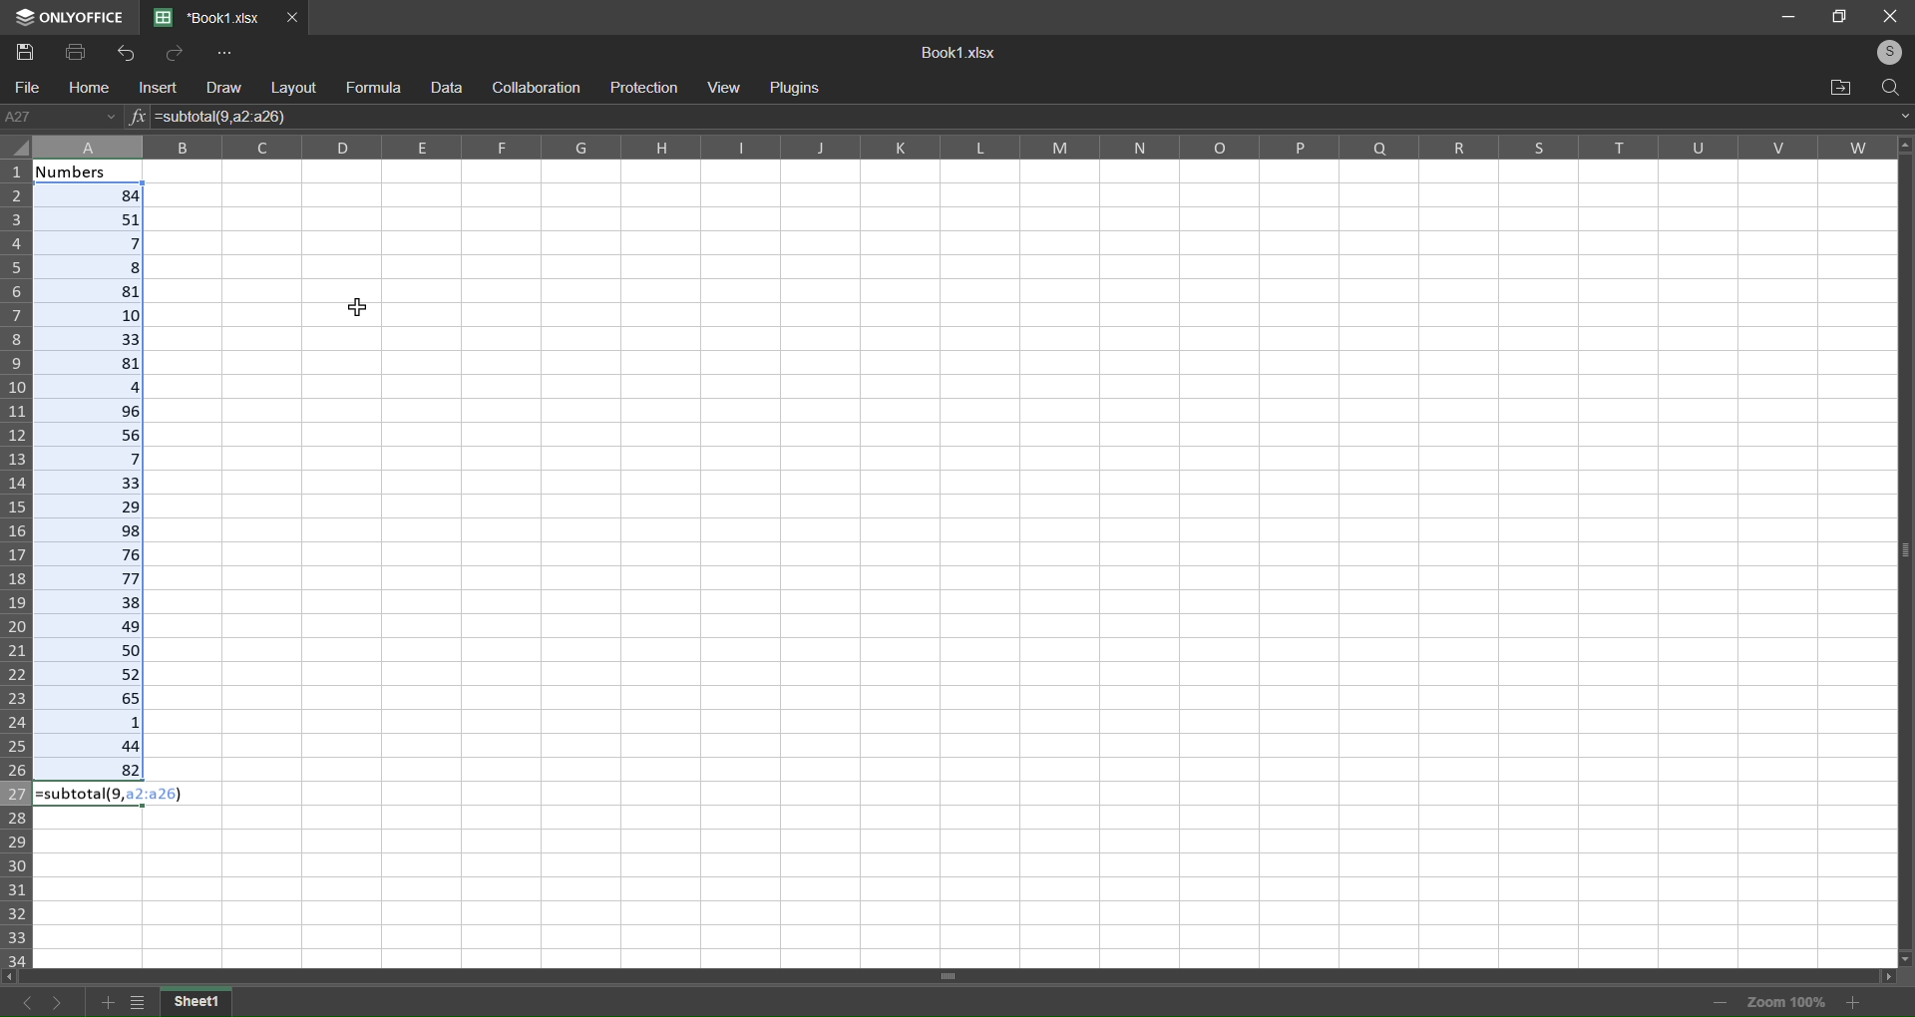  I want to click on *Book1.xlsx, so click(209, 18).